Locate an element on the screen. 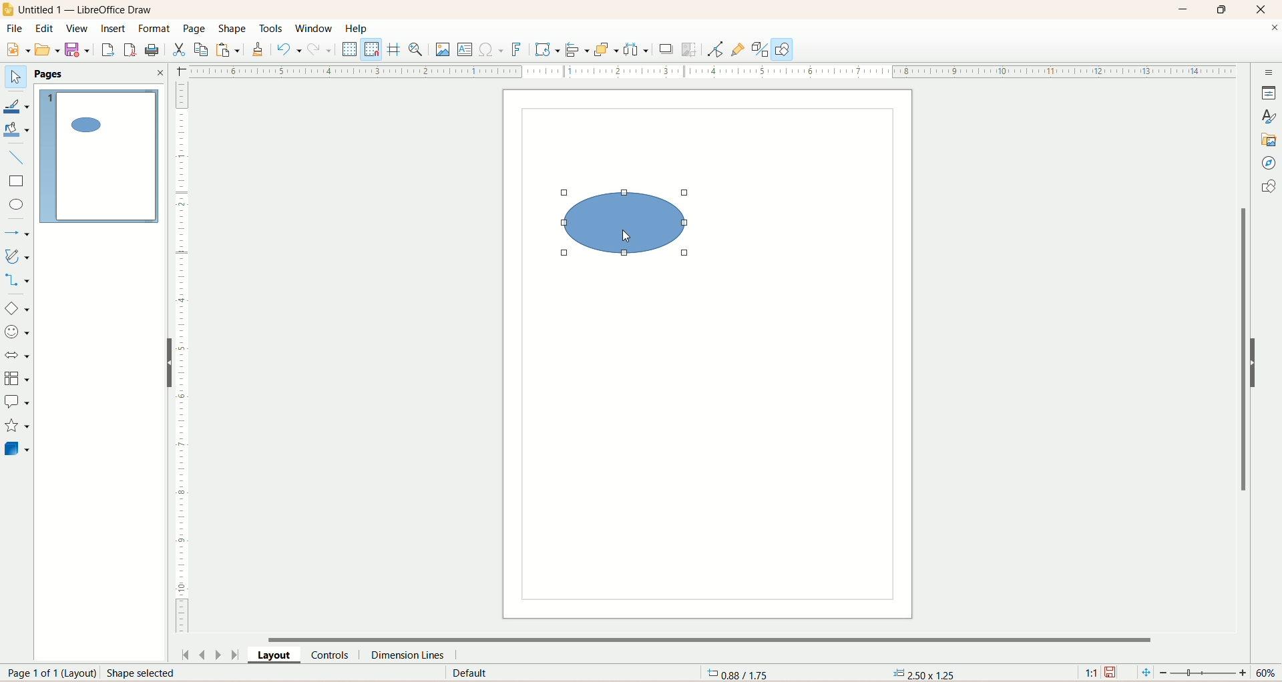 Image resolution: width=1282 pixels, height=682 pixels. 3D shapes is located at coordinates (18, 448).